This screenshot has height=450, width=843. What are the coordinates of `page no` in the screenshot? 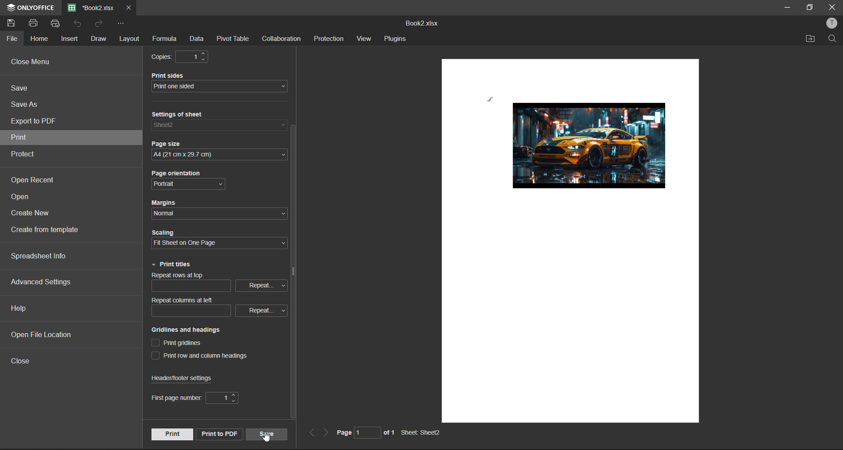 It's located at (352, 432).